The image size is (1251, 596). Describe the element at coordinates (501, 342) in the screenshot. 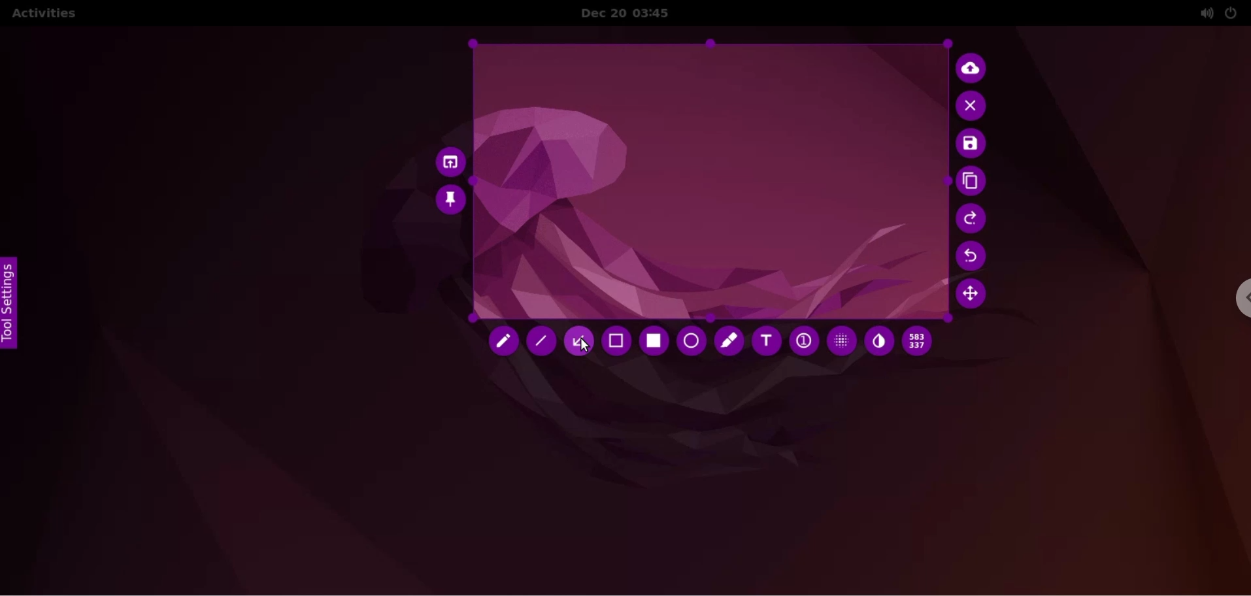

I see `pencil` at that location.